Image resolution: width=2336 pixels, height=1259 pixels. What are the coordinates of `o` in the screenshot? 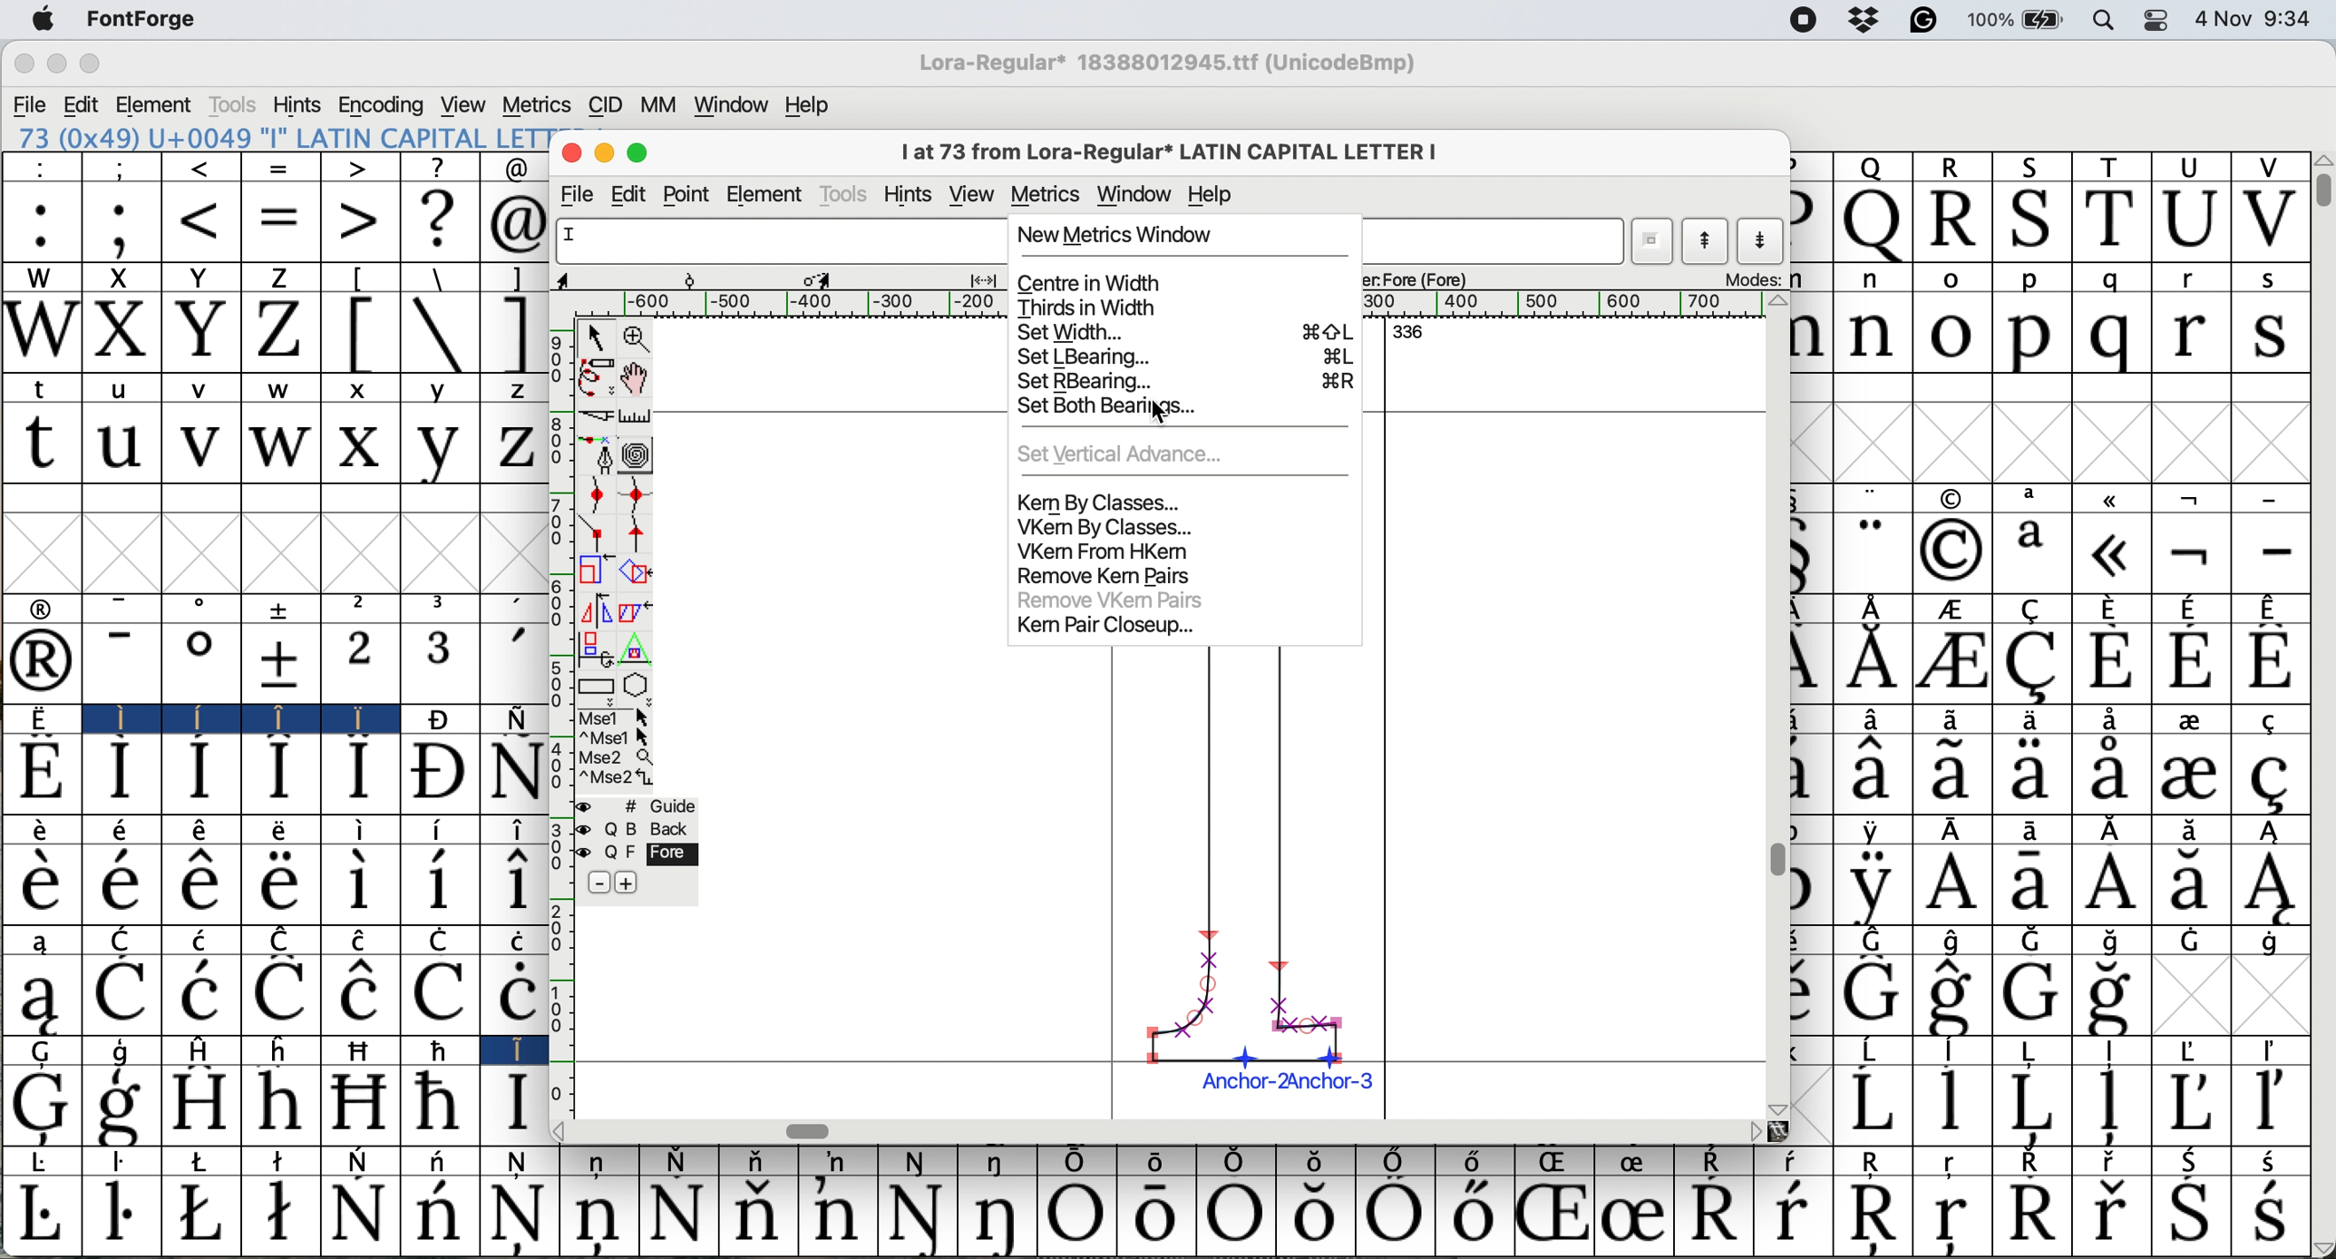 It's located at (1954, 332).